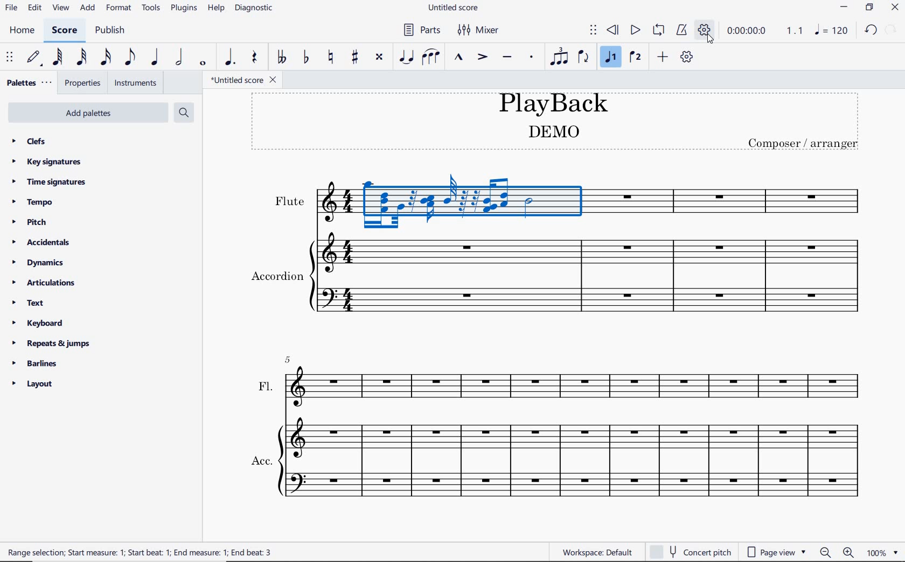  Describe the element at coordinates (330, 57) in the screenshot. I see `toggle natural` at that location.